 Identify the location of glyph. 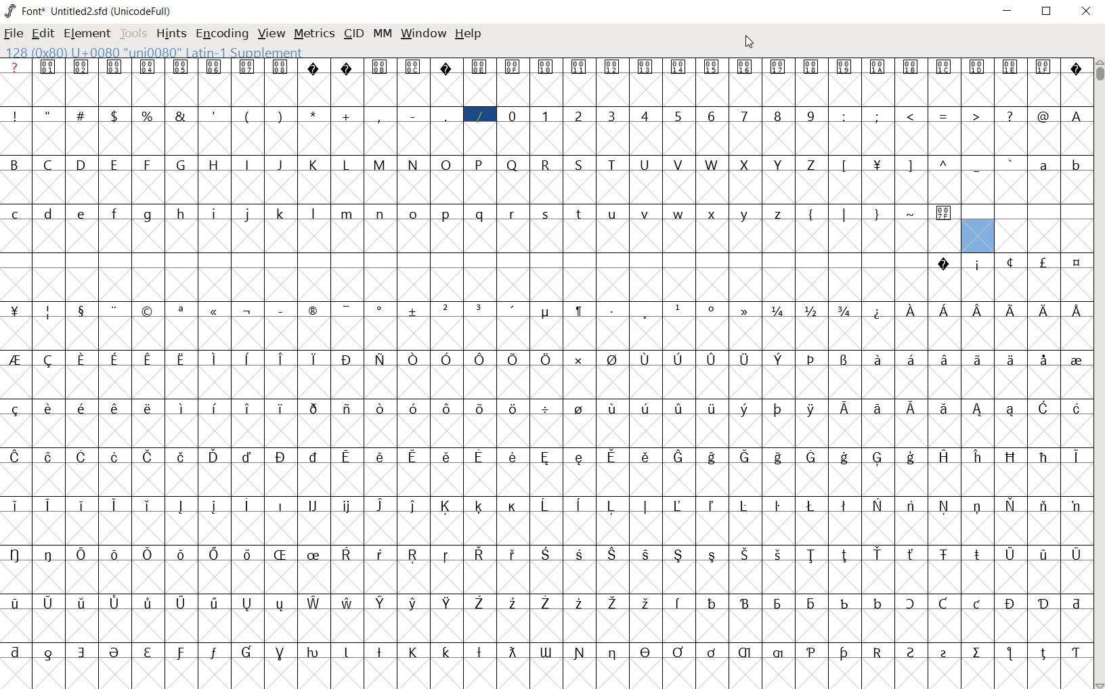
(1043, 116).